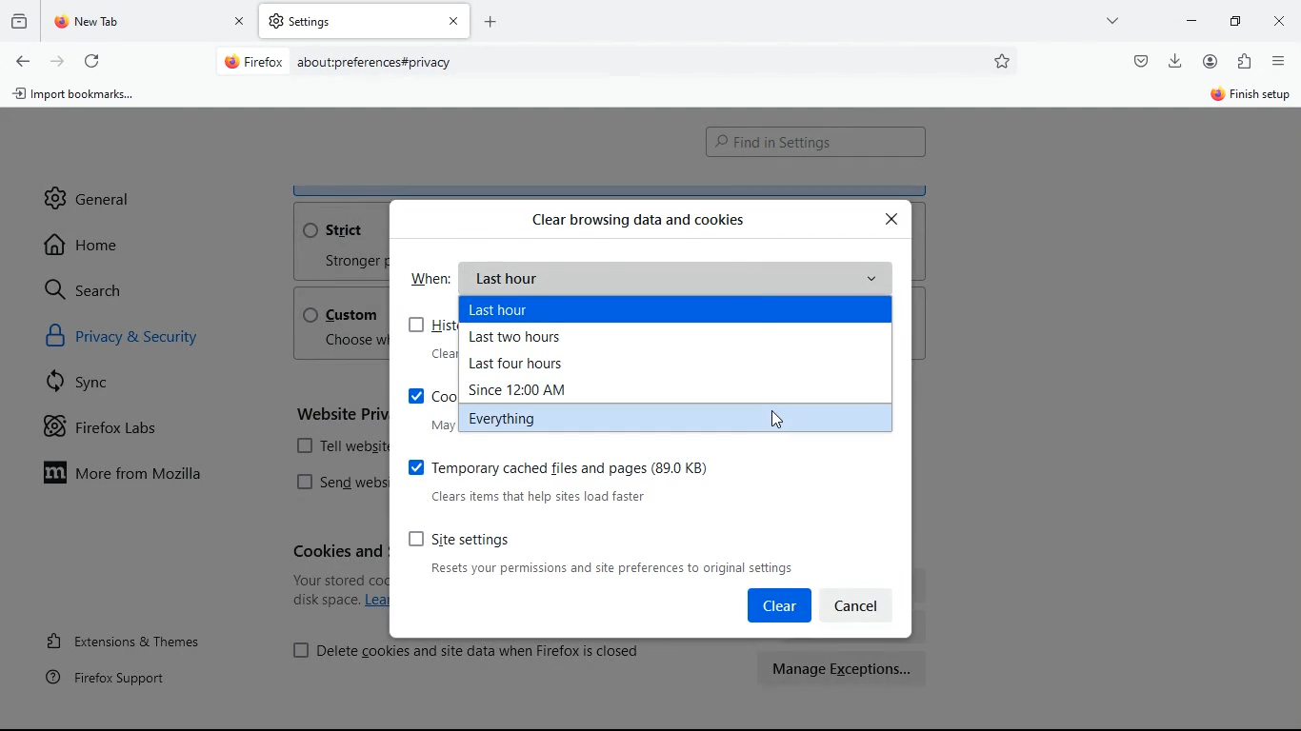 The image size is (1301, 731). I want to click on Add new Tab, so click(490, 21).